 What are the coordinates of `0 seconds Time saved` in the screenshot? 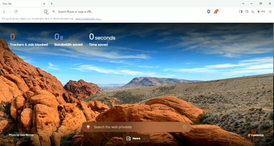 It's located at (102, 40).